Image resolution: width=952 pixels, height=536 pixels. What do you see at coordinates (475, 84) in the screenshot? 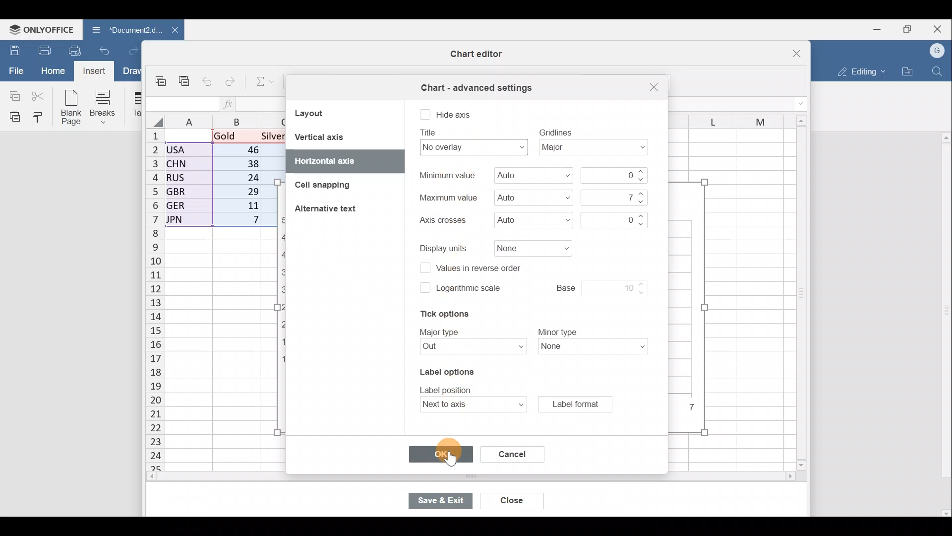
I see `Chart advanced settings` at bounding box center [475, 84].